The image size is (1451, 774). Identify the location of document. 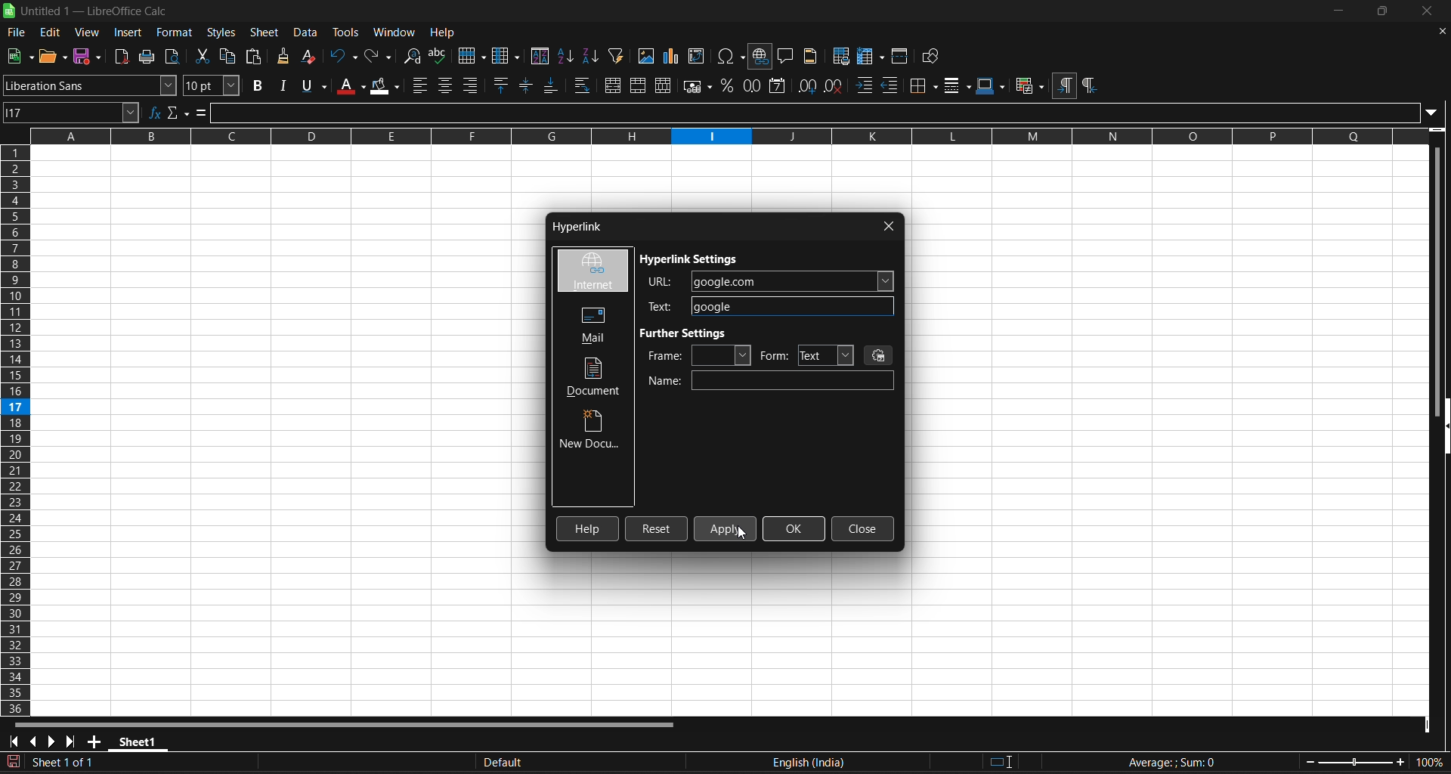
(596, 377).